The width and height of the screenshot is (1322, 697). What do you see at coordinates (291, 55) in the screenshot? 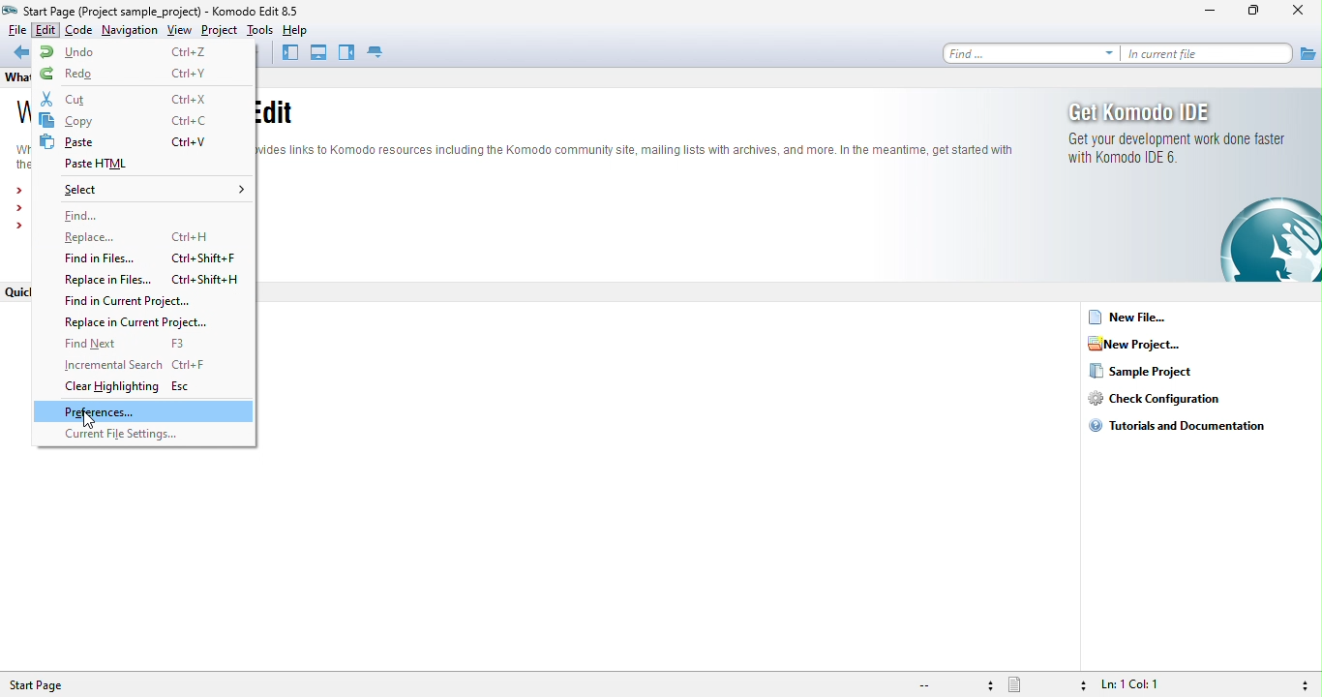
I see `left pane` at bounding box center [291, 55].